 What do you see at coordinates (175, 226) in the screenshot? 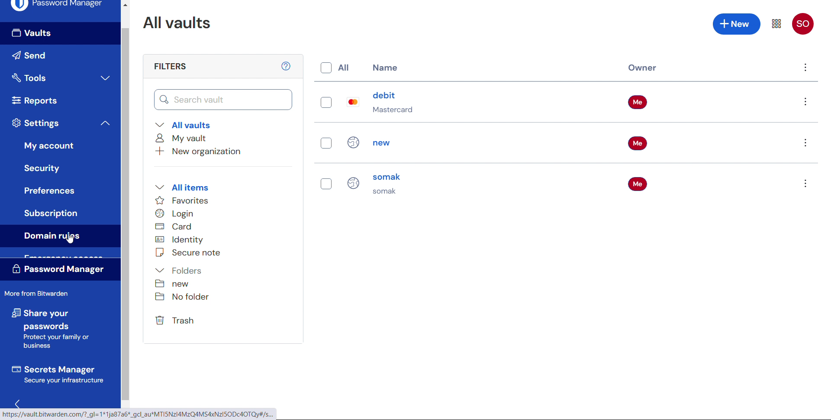
I see `card ` at bounding box center [175, 226].